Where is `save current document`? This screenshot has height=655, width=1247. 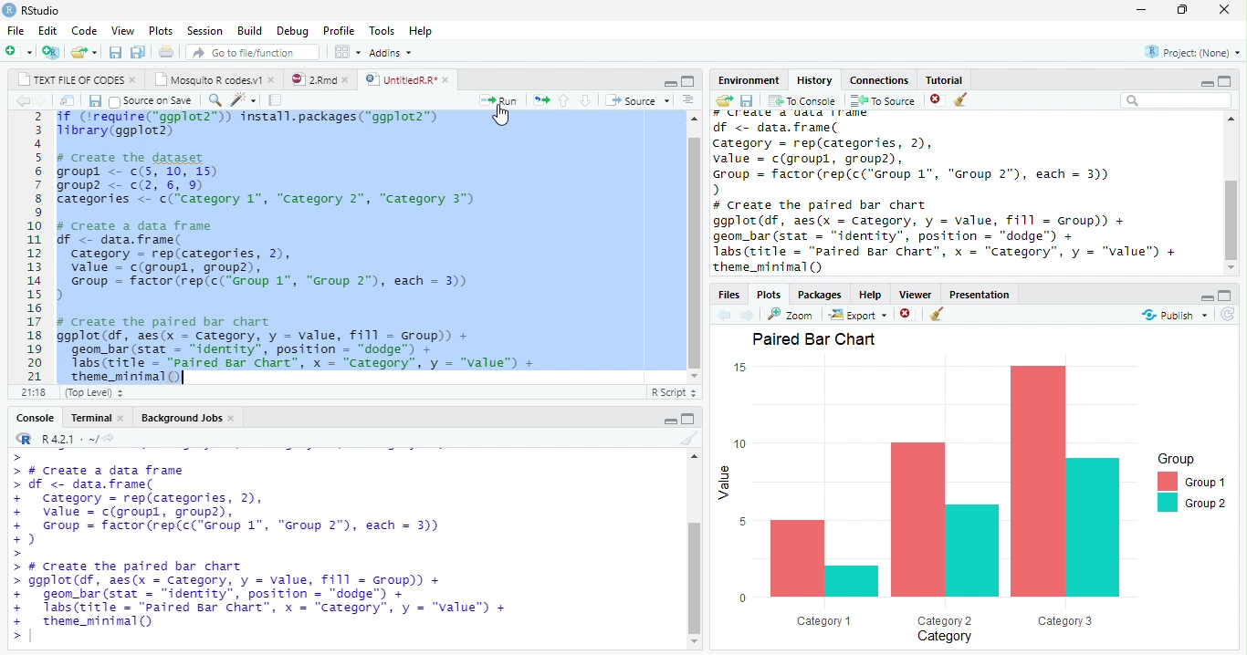 save current document is located at coordinates (96, 100).